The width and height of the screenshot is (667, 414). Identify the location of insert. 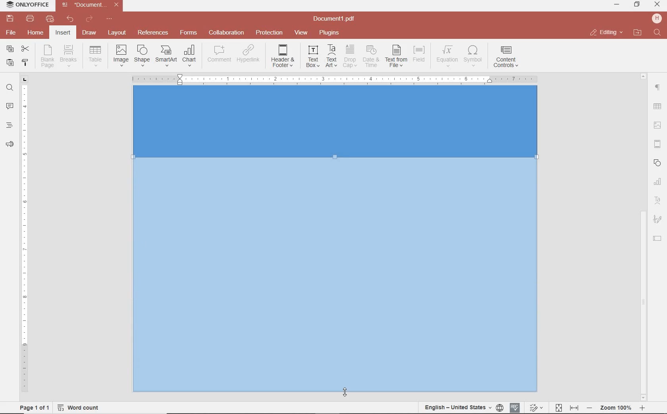
(62, 33).